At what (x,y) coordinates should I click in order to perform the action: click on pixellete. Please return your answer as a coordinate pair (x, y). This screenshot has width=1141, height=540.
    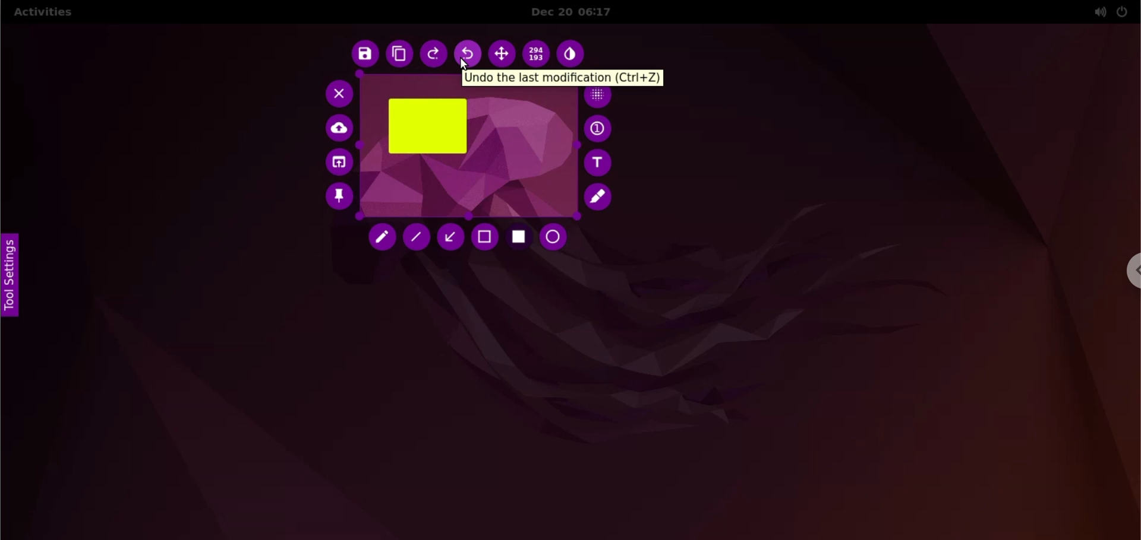
    Looking at the image, I should click on (600, 97).